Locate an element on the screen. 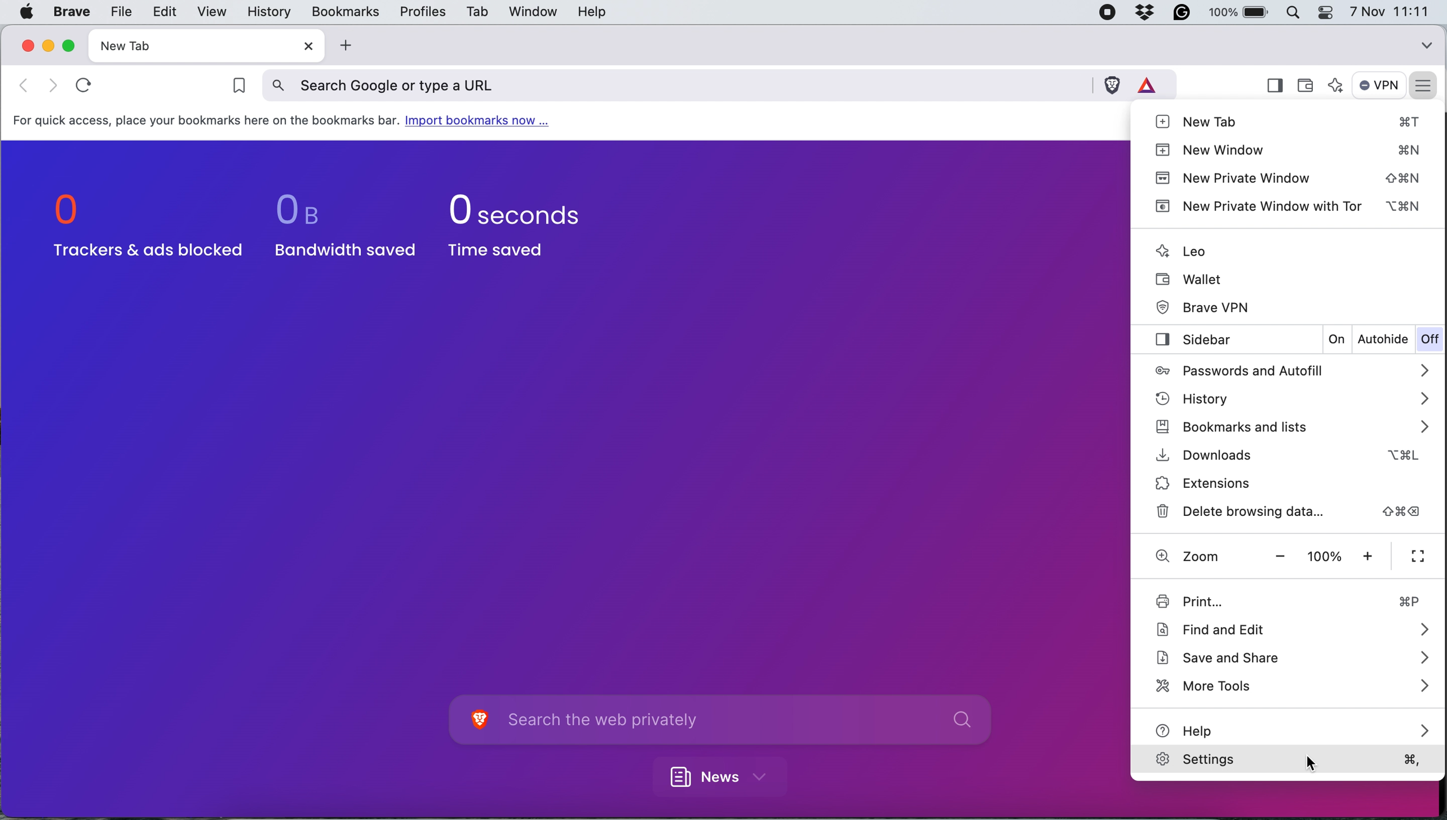  add new tab is located at coordinates (343, 46).